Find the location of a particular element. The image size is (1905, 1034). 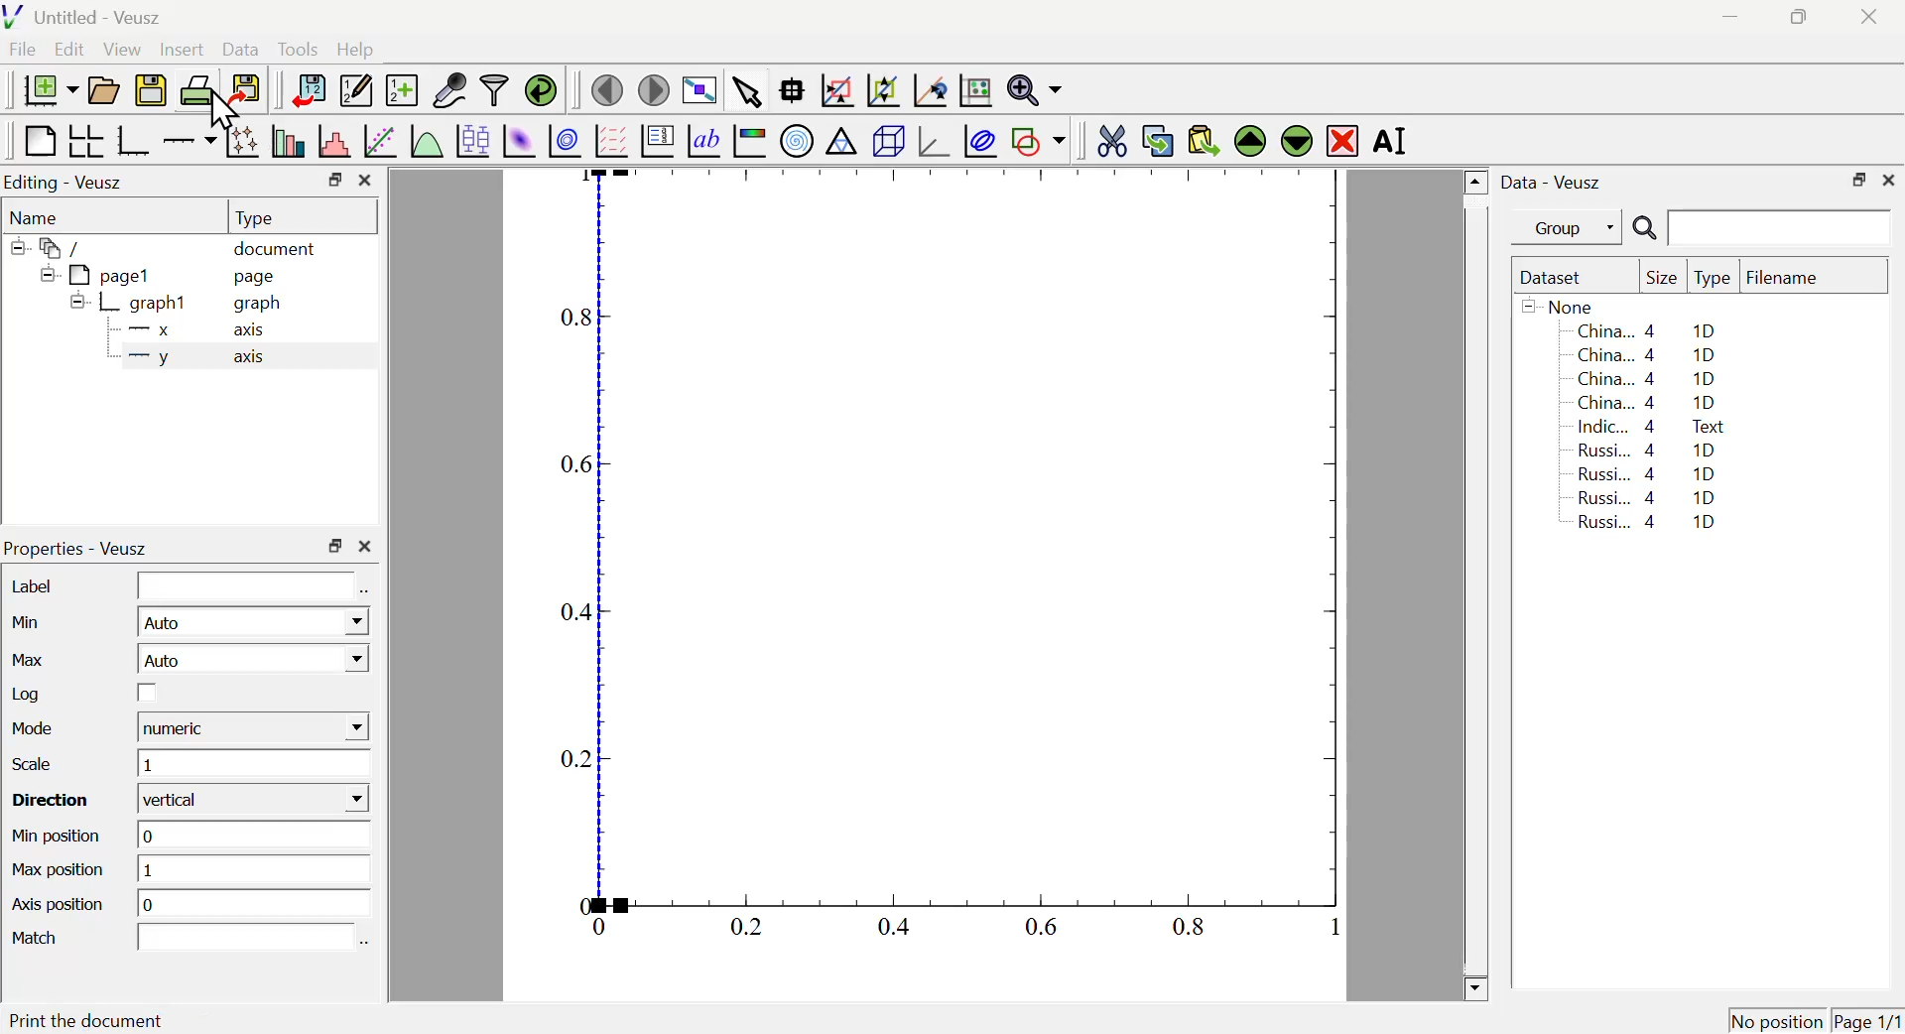

None is located at coordinates (1561, 306).